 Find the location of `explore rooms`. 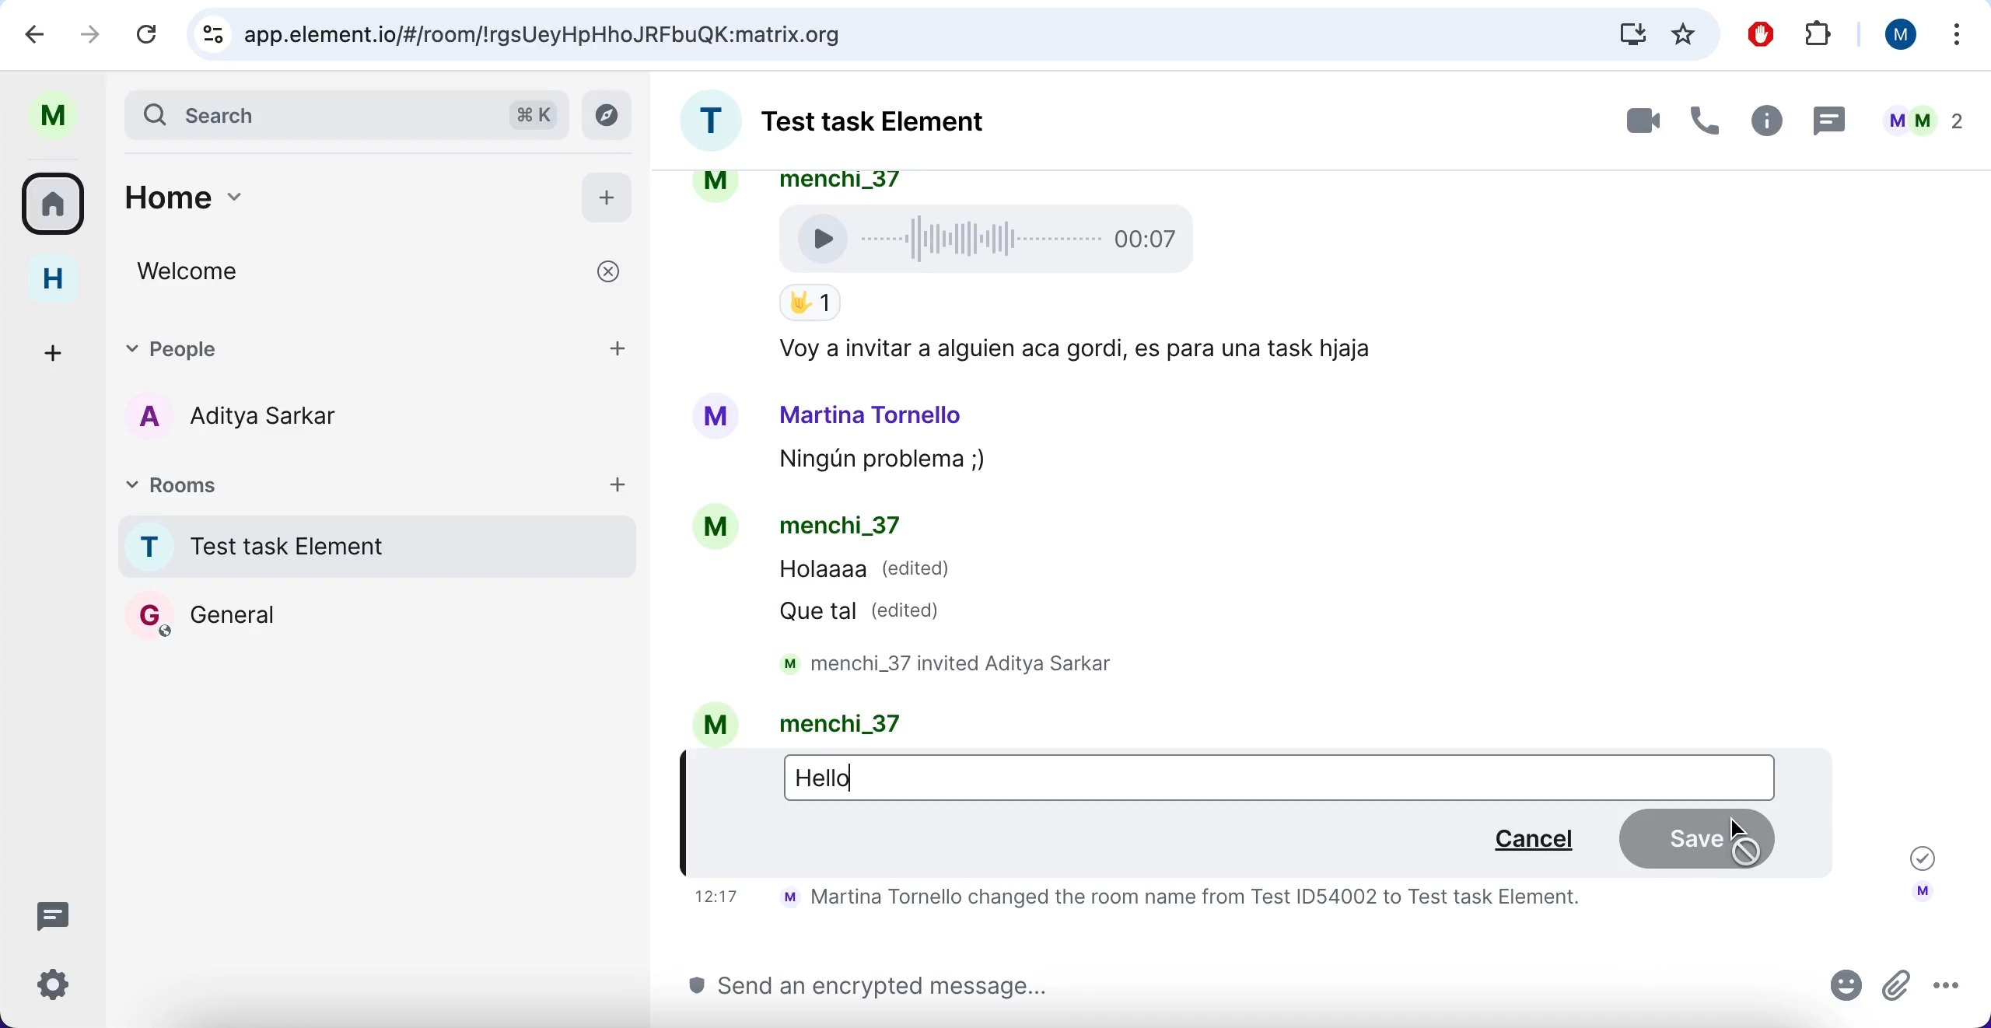

explore rooms is located at coordinates (611, 114).